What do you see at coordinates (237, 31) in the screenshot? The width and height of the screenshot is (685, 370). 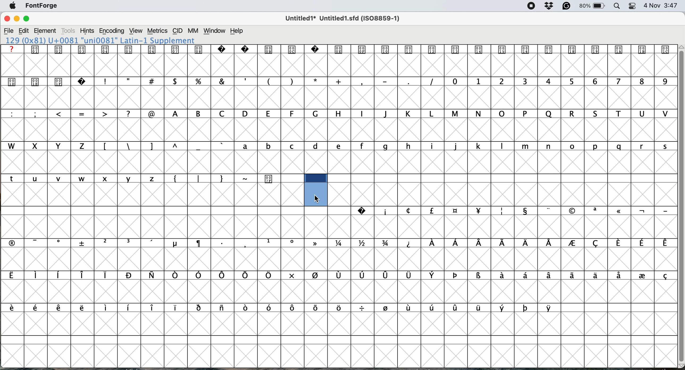 I see `Help` at bounding box center [237, 31].